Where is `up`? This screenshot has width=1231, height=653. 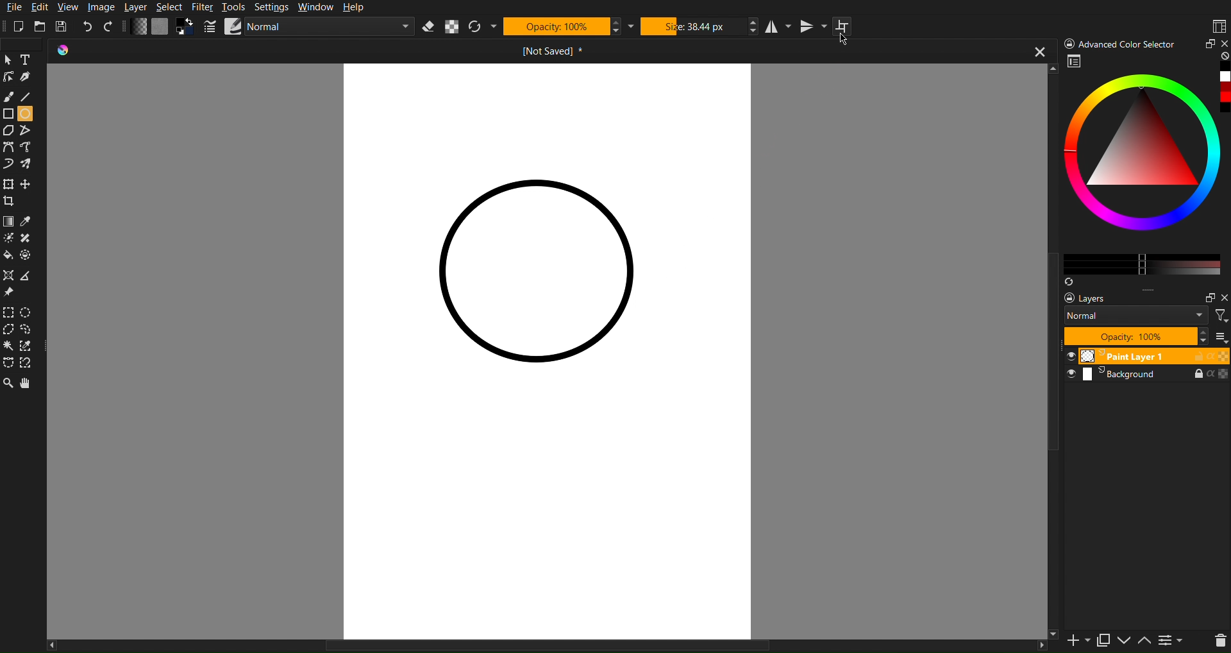 up is located at coordinates (1145, 642).